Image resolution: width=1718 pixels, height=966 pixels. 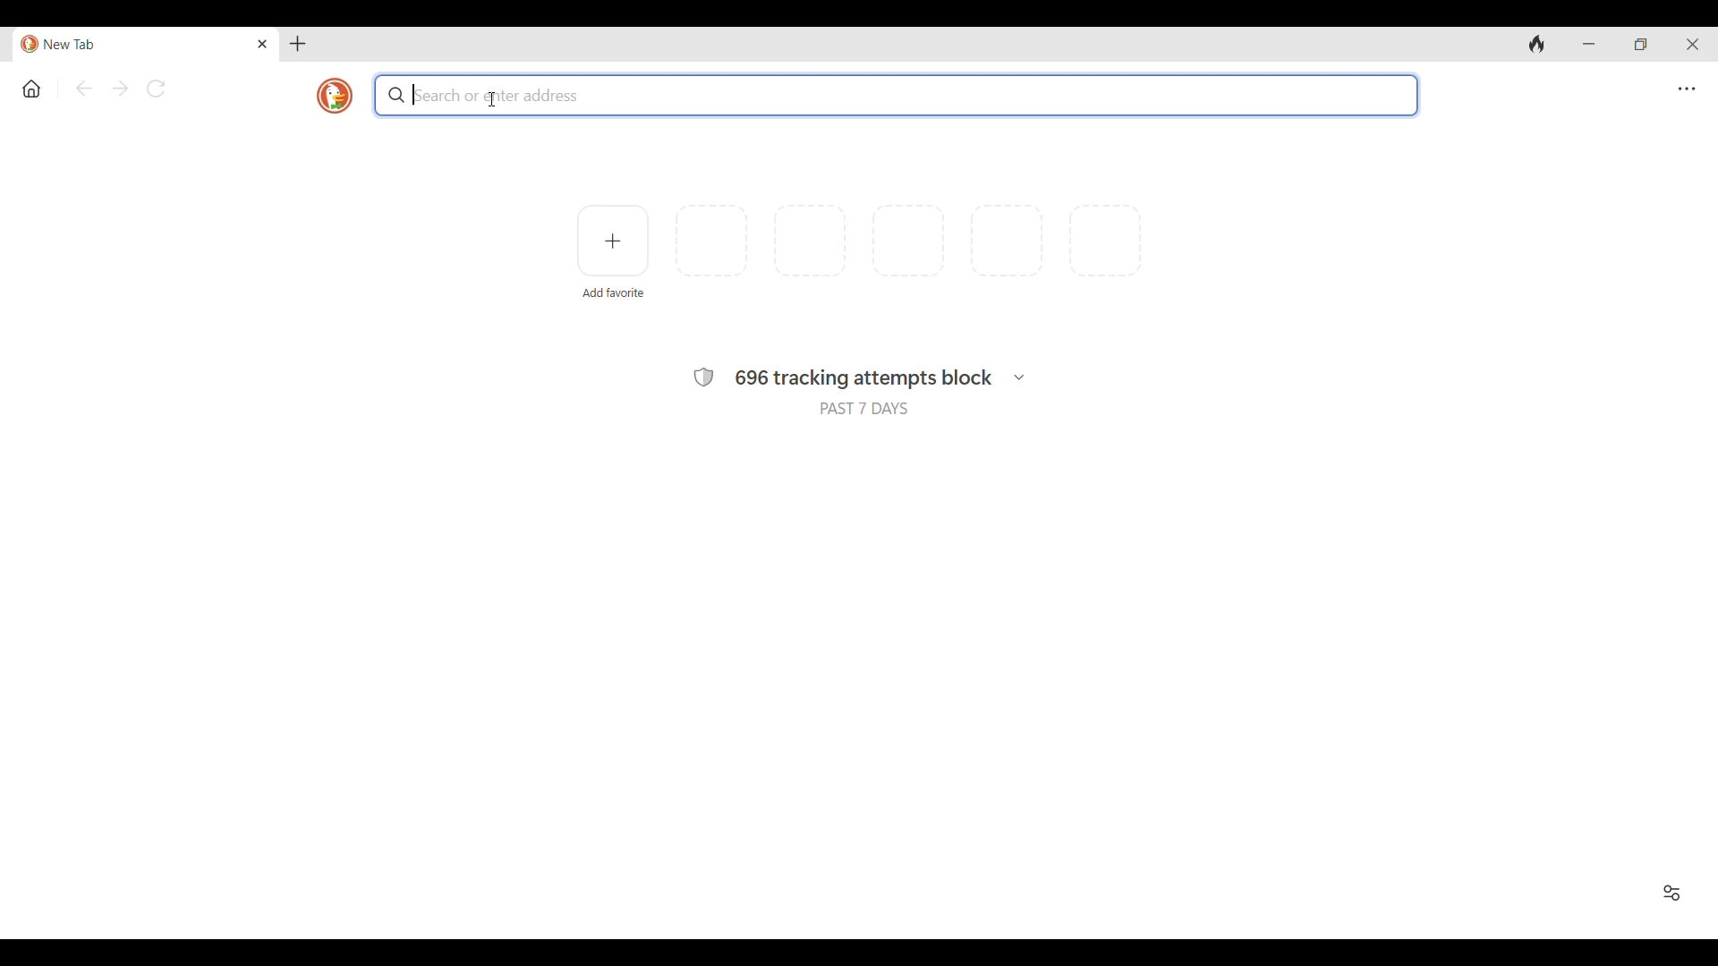 I want to click on Clear browsing history , so click(x=1537, y=45).